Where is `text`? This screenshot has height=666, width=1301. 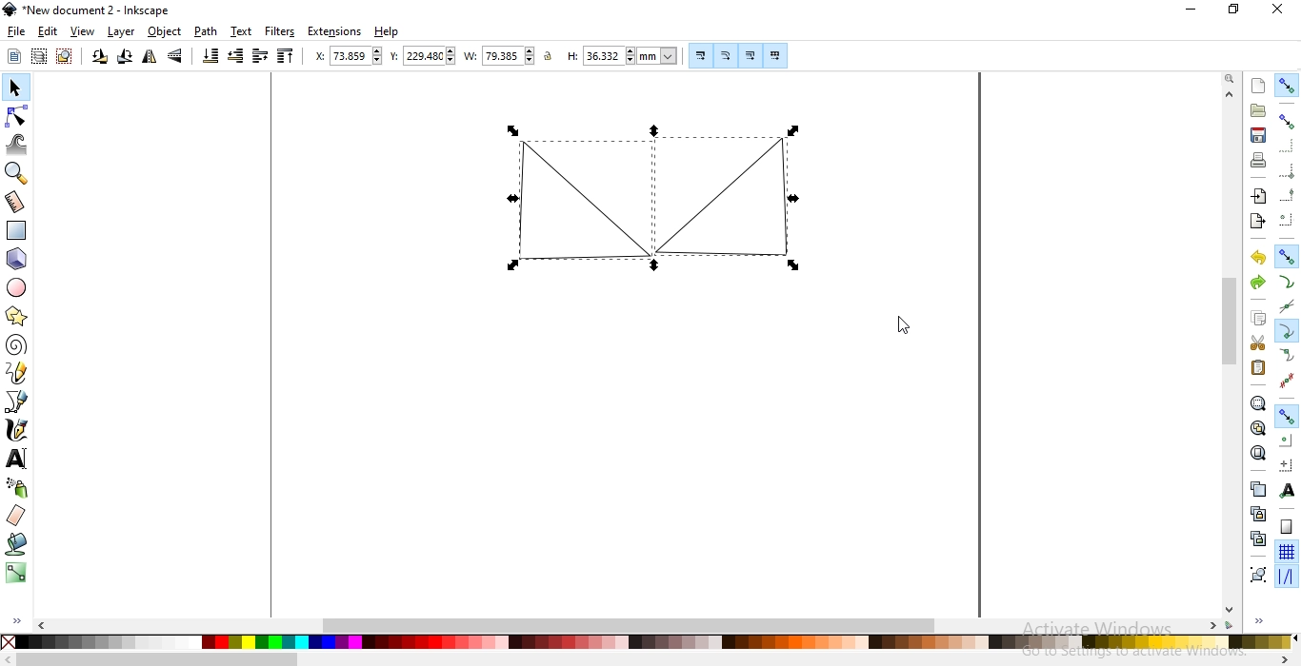
text is located at coordinates (242, 31).